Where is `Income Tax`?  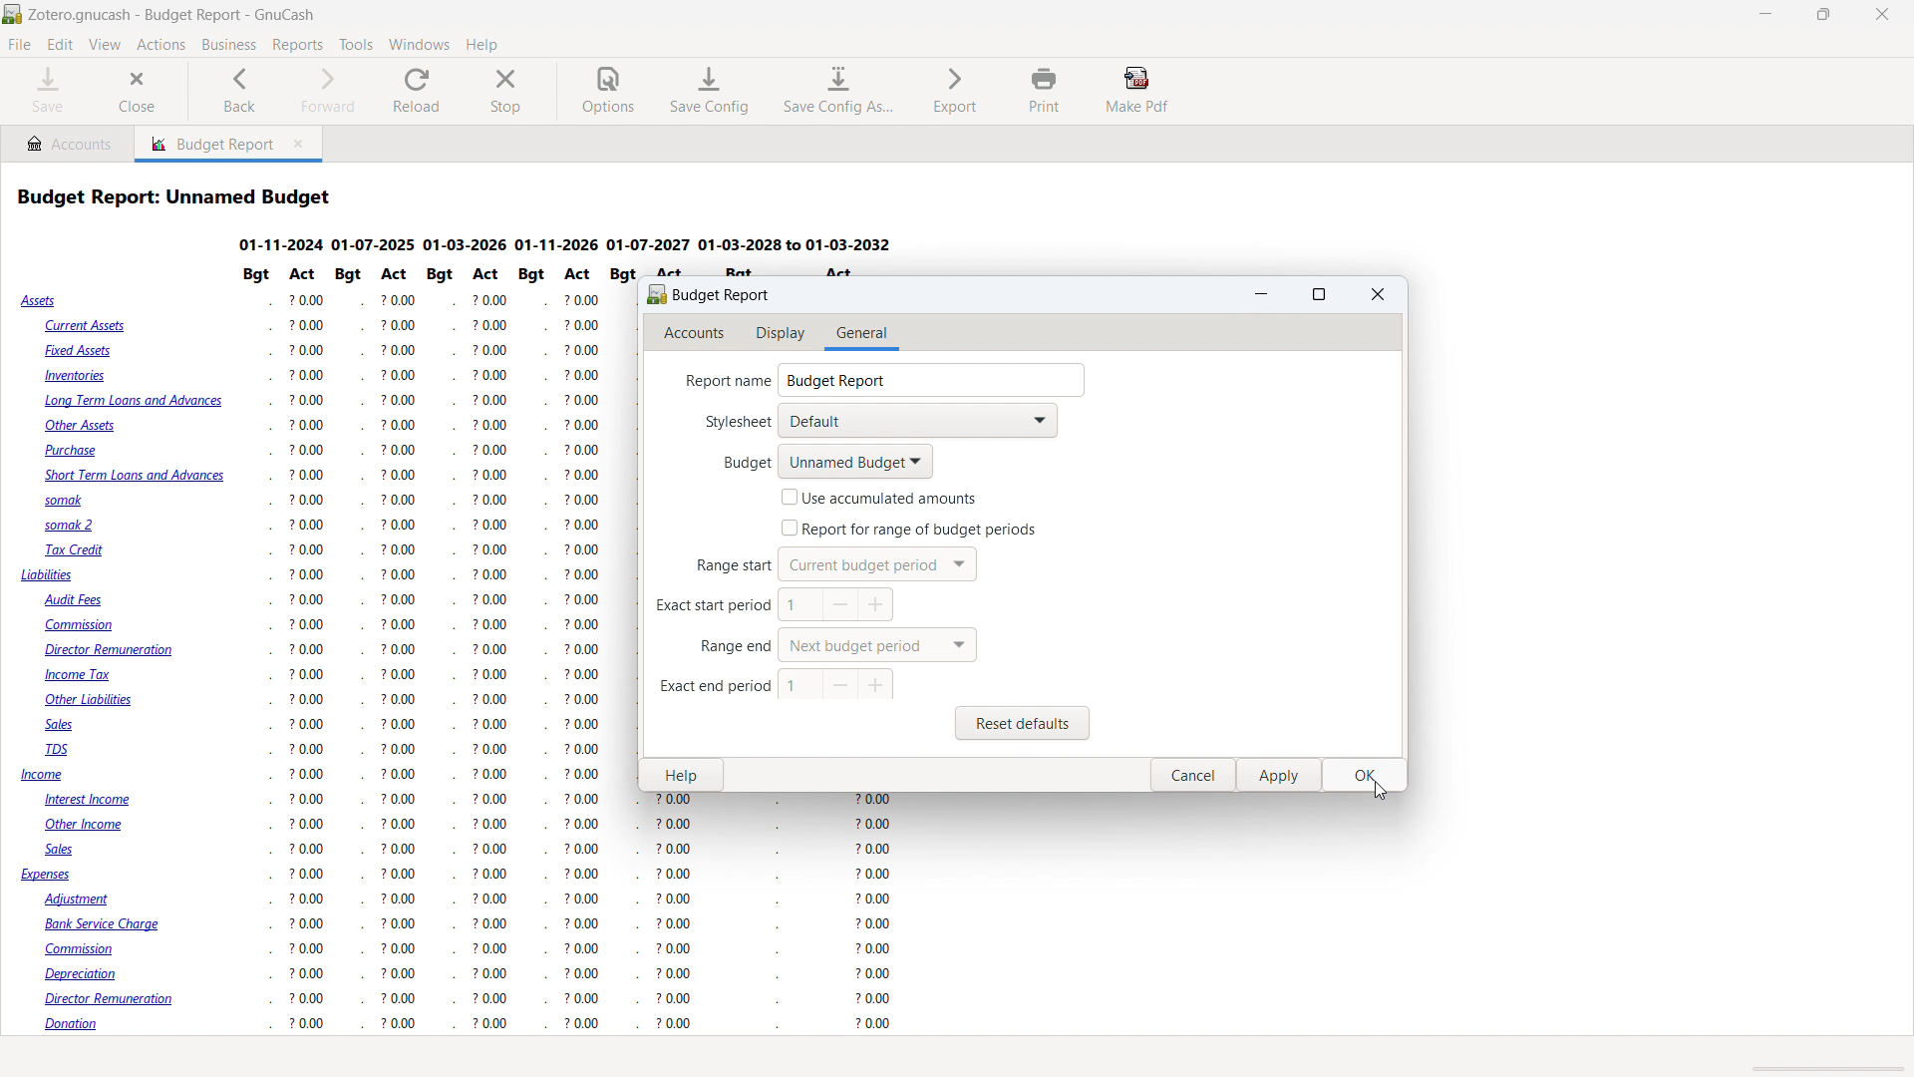 Income Tax is located at coordinates (81, 675).